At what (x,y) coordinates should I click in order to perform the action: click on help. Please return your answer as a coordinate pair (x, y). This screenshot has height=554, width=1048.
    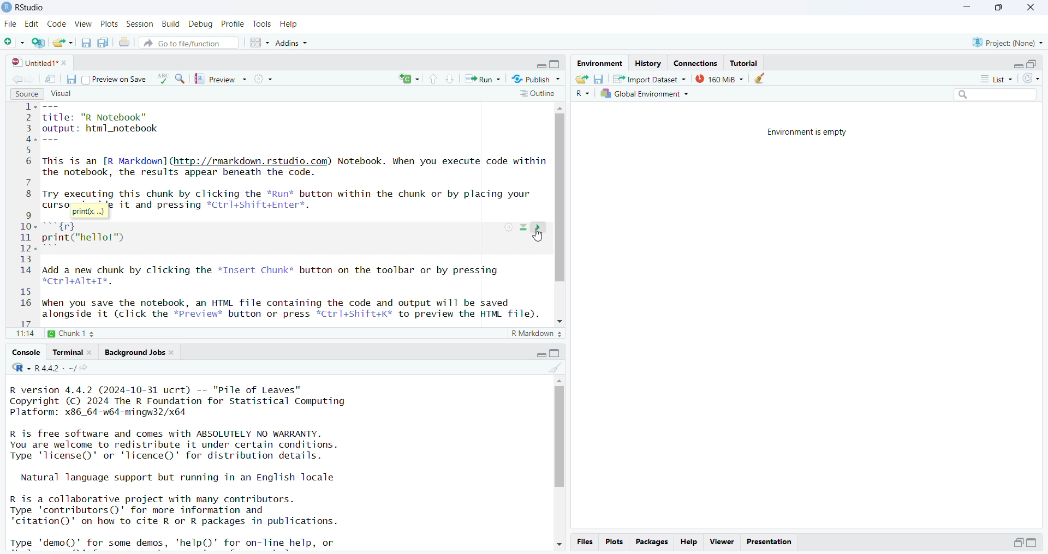
    Looking at the image, I should click on (690, 541).